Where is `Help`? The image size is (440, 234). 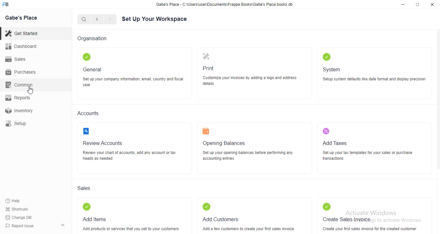
Help is located at coordinates (14, 201).